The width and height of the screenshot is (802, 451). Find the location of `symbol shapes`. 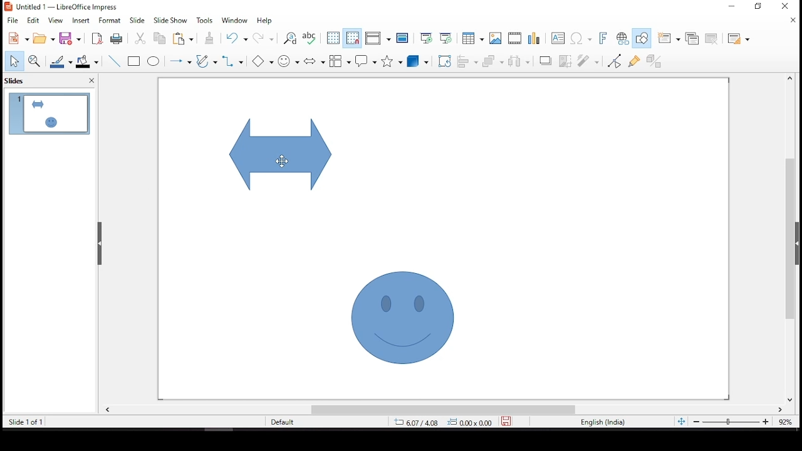

symbol shapes is located at coordinates (290, 60).